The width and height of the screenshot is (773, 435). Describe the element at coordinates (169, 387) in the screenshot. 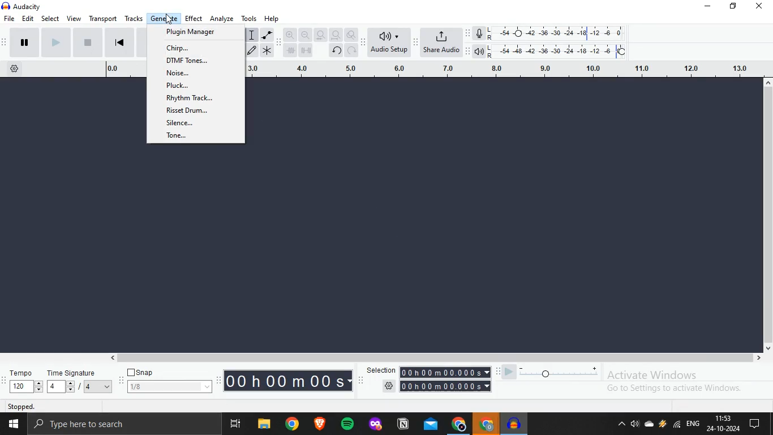

I see `1/8` at that location.